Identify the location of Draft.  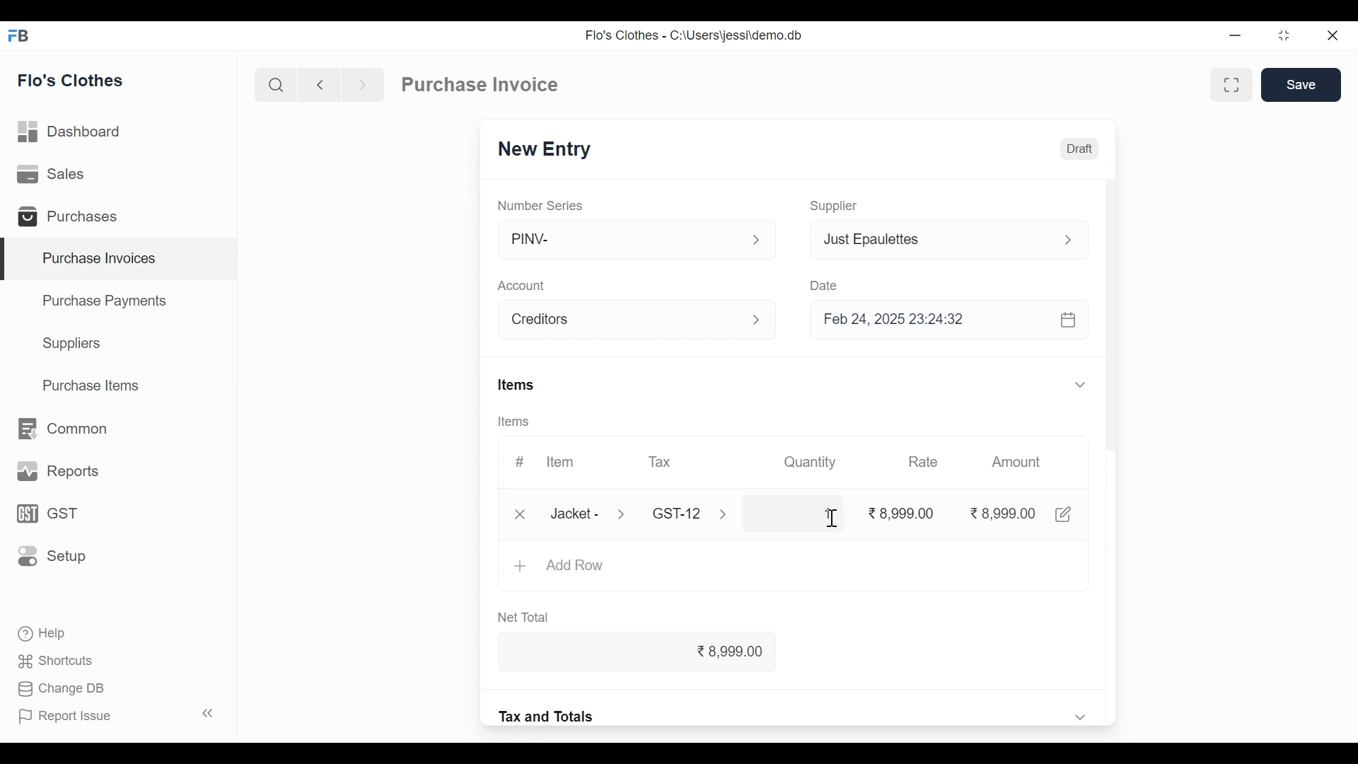
(1079, 148).